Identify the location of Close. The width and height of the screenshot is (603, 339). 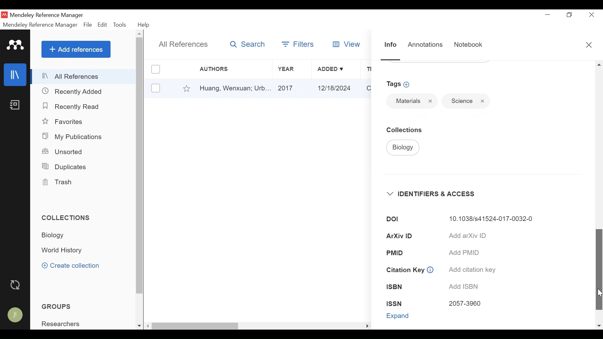
(431, 101).